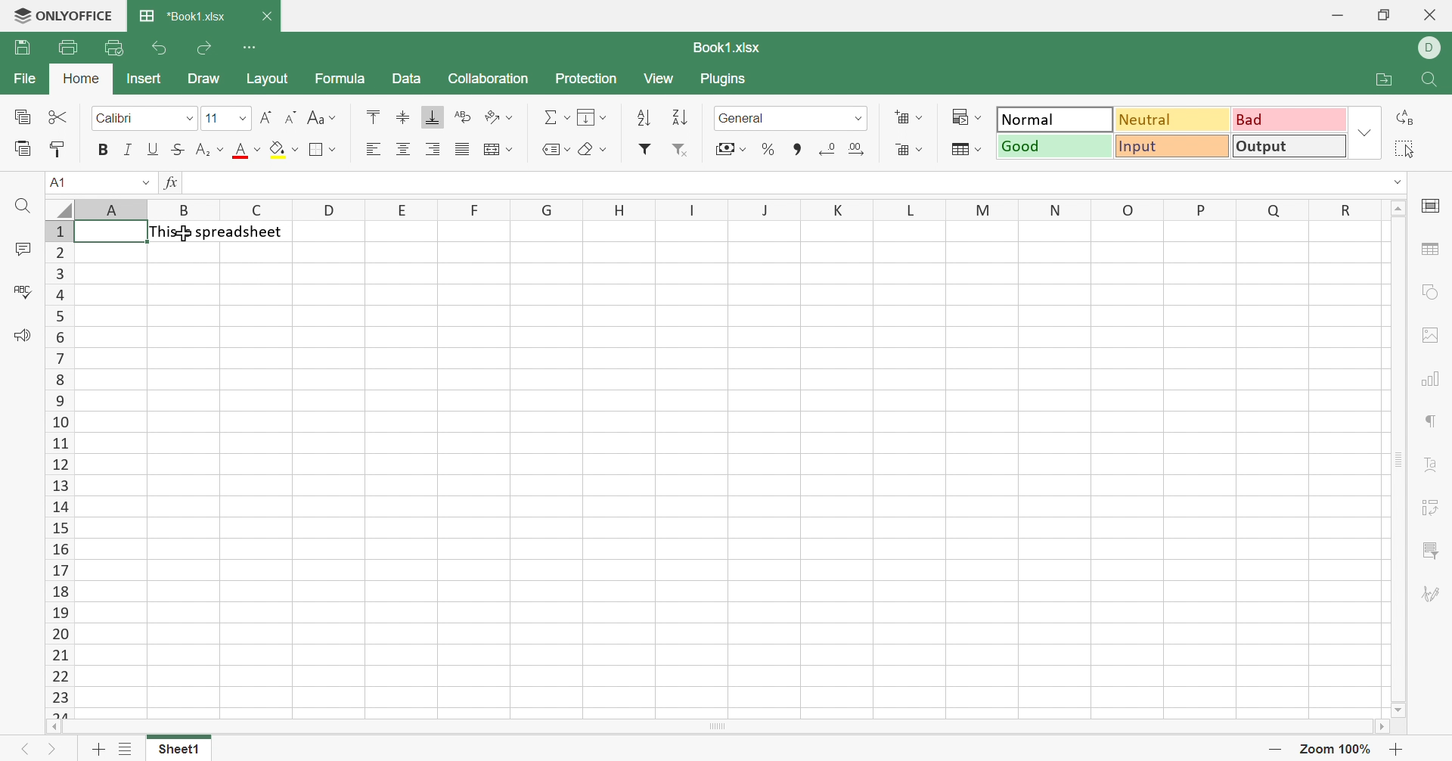 The image size is (1452, 761). What do you see at coordinates (407, 79) in the screenshot?
I see `Data` at bounding box center [407, 79].